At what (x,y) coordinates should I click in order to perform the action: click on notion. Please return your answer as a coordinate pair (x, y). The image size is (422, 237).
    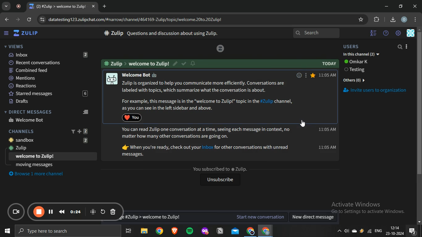
    Looking at the image, I should click on (221, 231).